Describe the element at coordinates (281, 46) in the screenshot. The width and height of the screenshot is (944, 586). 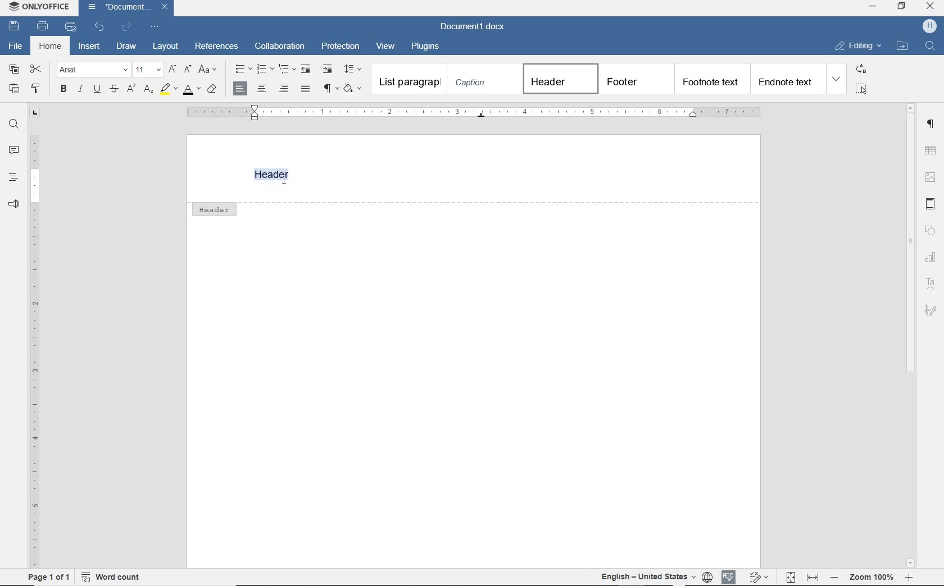
I see `collaboration` at that location.